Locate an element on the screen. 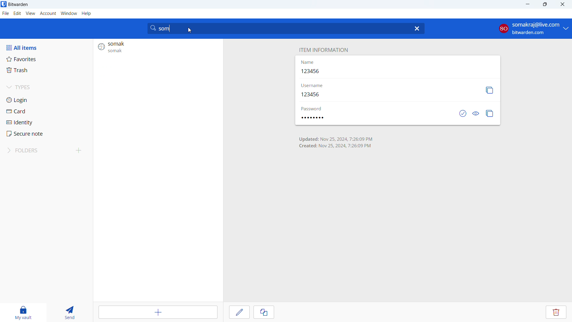 This screenshot has width=572, height=322. send is located at coordinates (69, 312).